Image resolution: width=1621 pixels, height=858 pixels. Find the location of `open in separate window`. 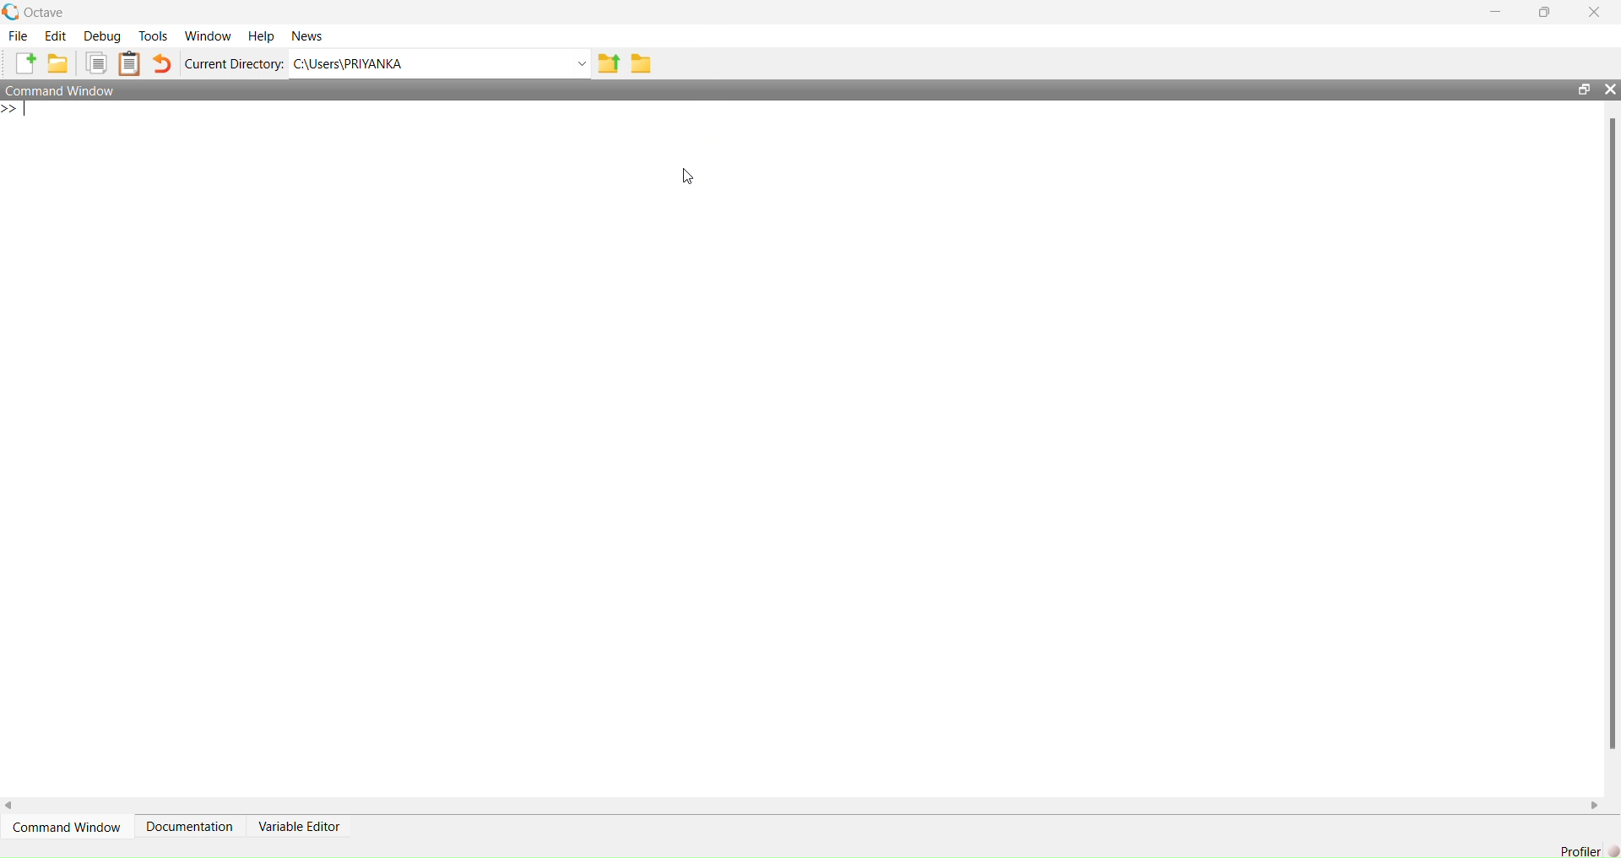

open in separate window is located at coordinates (1584, 90).